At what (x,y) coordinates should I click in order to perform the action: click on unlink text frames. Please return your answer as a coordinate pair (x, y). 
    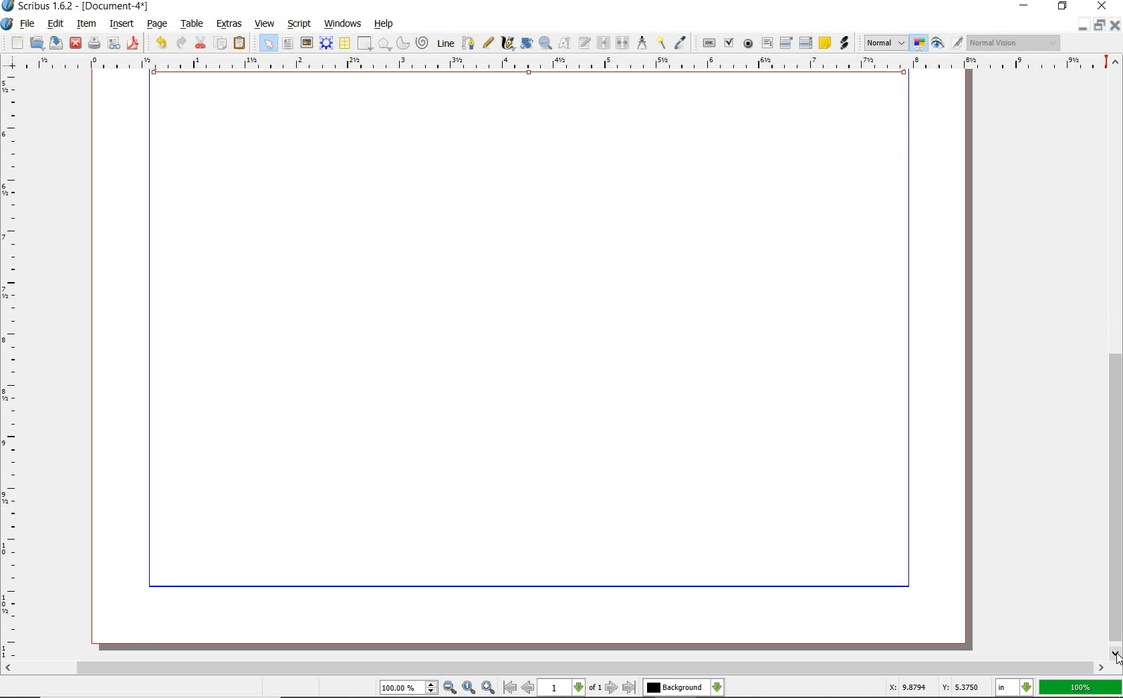
    Looking at the image, I should click on (621, 41).